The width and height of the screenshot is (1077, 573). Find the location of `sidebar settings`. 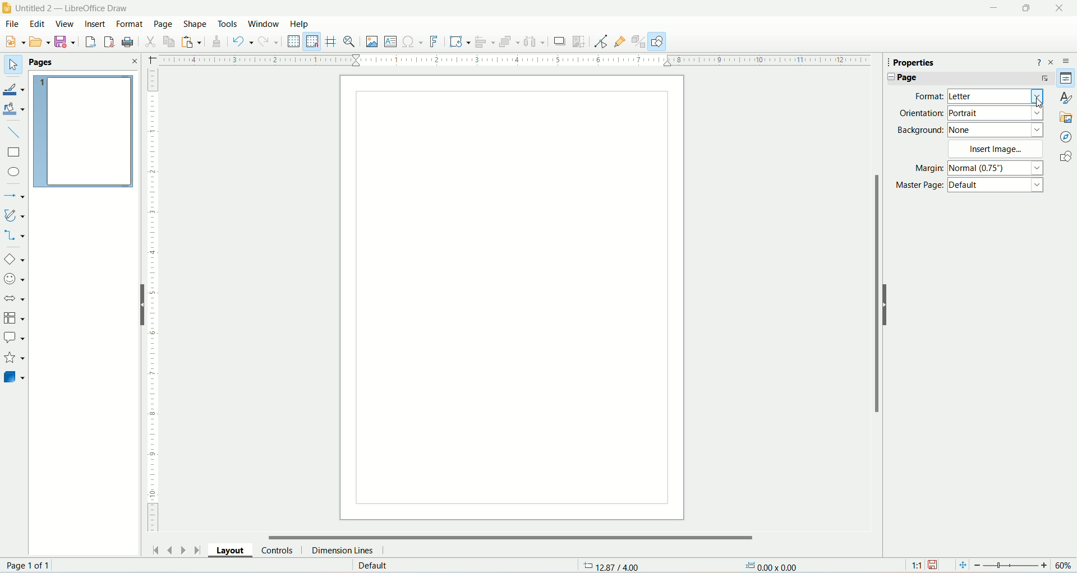

sidebar settings is located at coordinates (1066, 63).